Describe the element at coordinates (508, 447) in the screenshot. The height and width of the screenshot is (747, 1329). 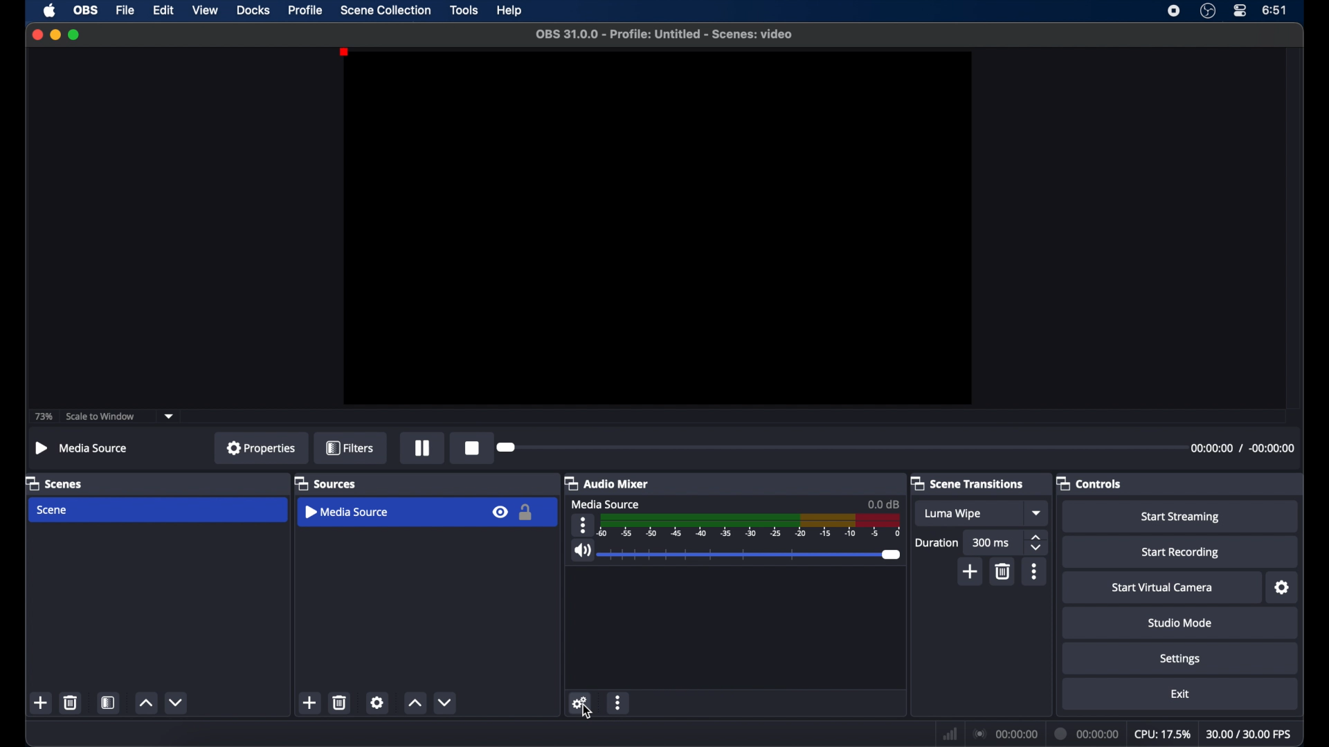
I see `slider` at that location.